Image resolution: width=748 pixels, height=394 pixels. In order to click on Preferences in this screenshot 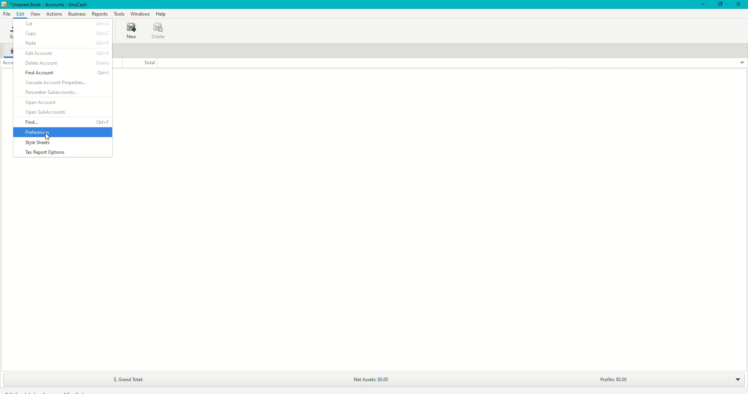, I will do `click(43, 132)`.